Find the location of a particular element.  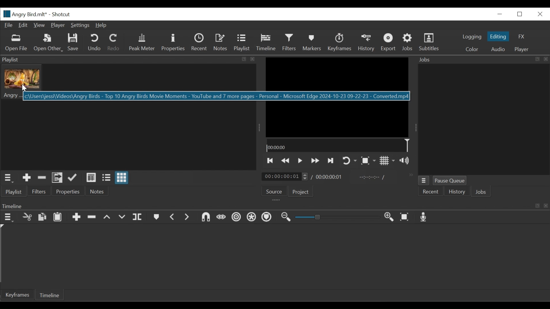

Zoom timeline in is located at coordinates (390, 217).